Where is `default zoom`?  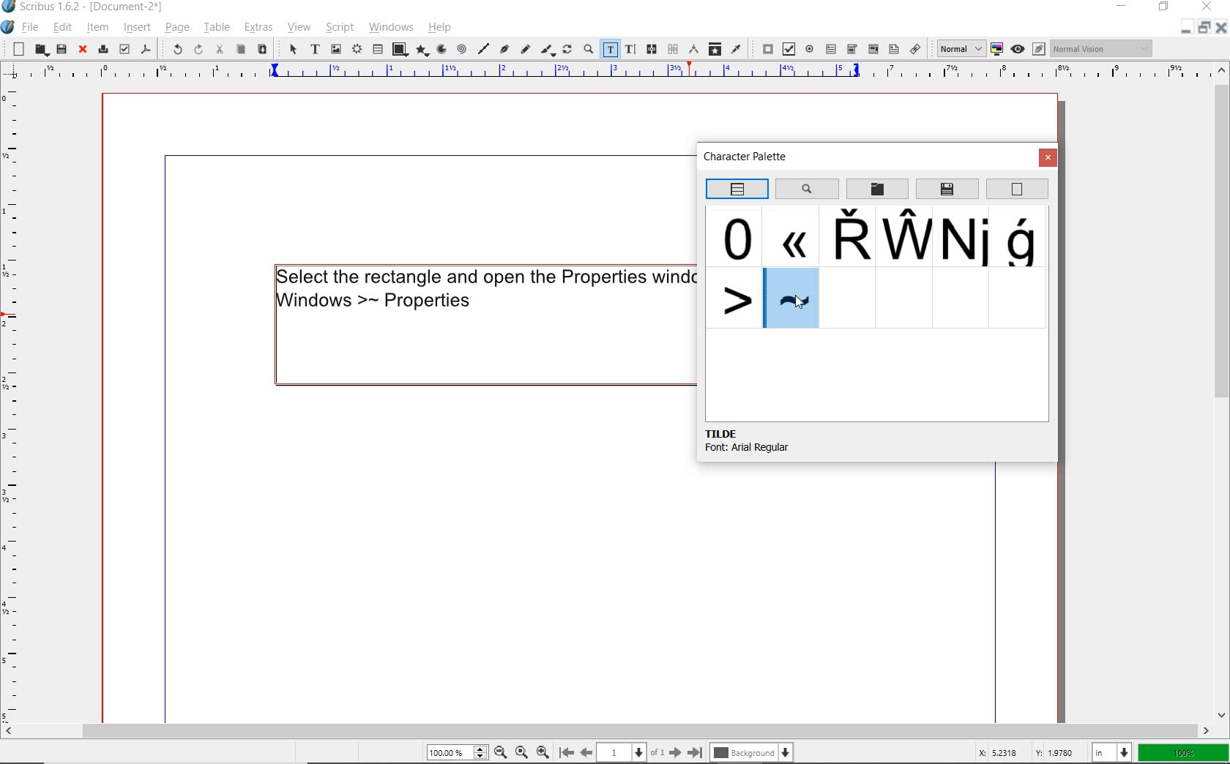
default zoom is located at coordinates (521, 750).